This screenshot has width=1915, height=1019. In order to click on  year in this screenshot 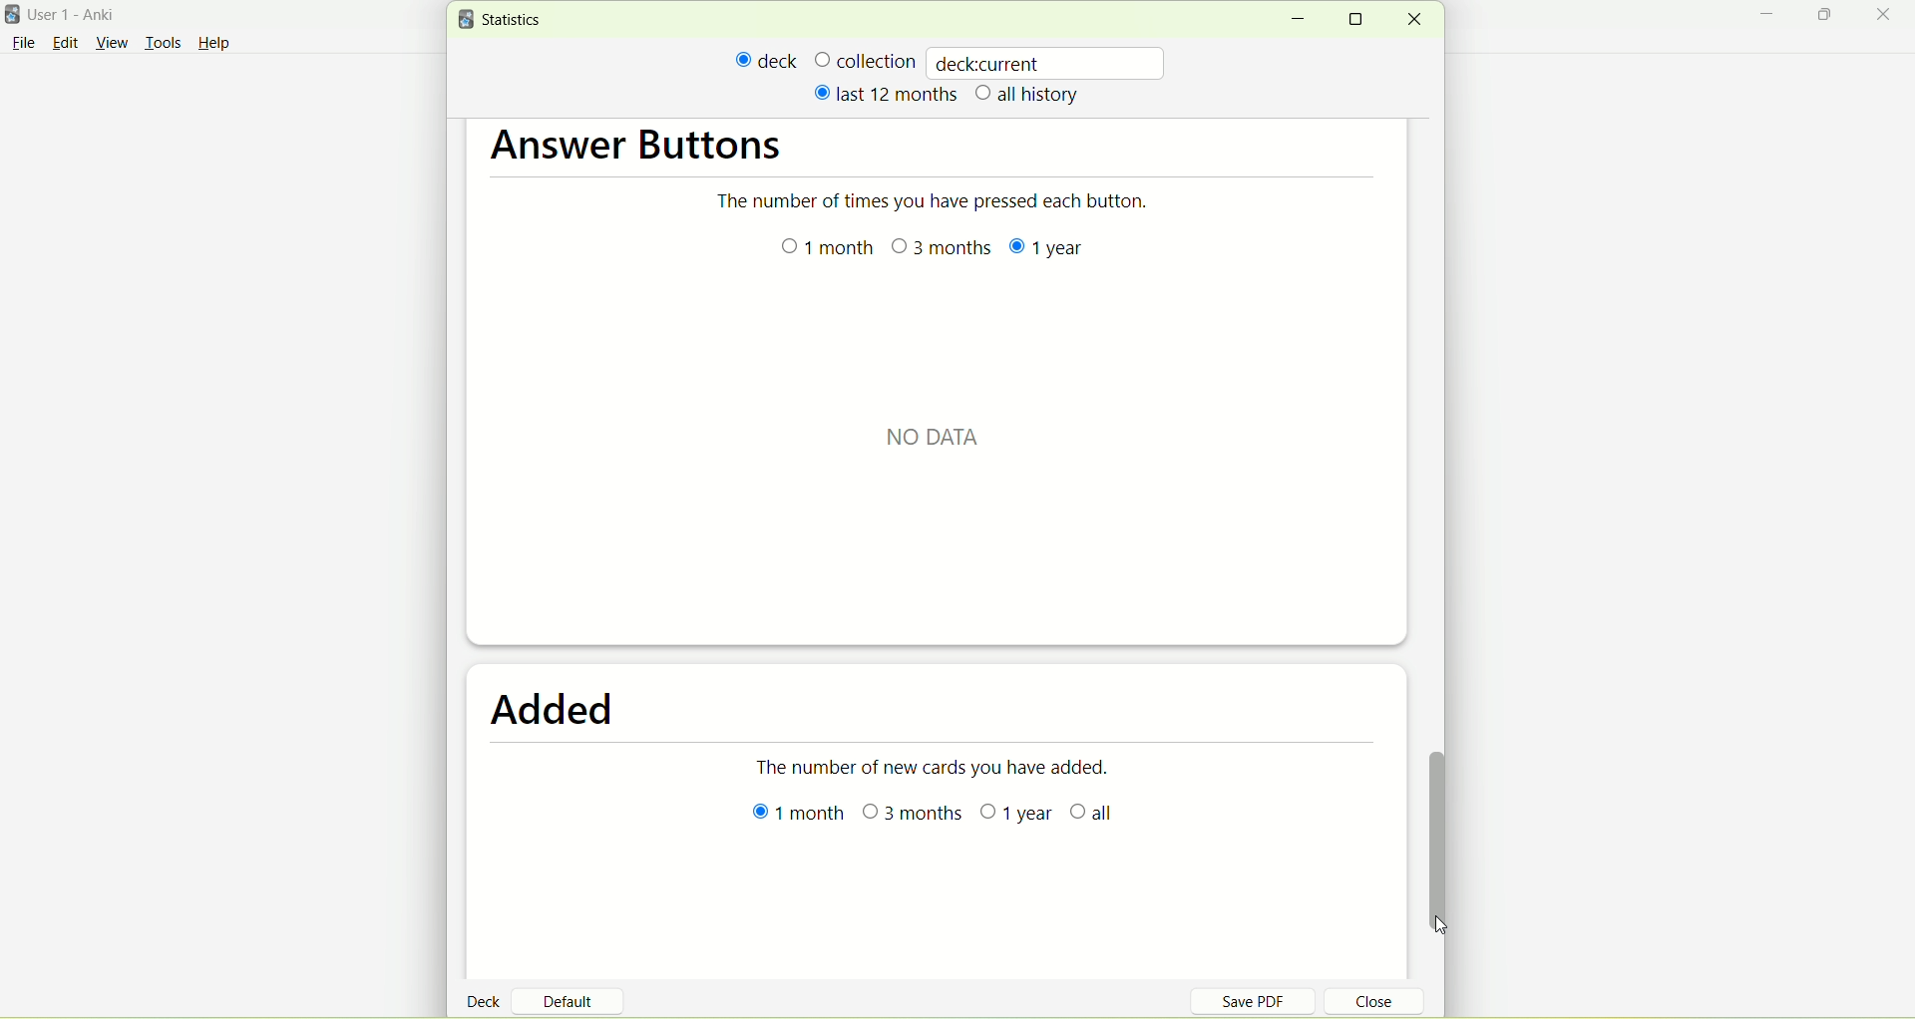, I will do `click(1009, 817)`.